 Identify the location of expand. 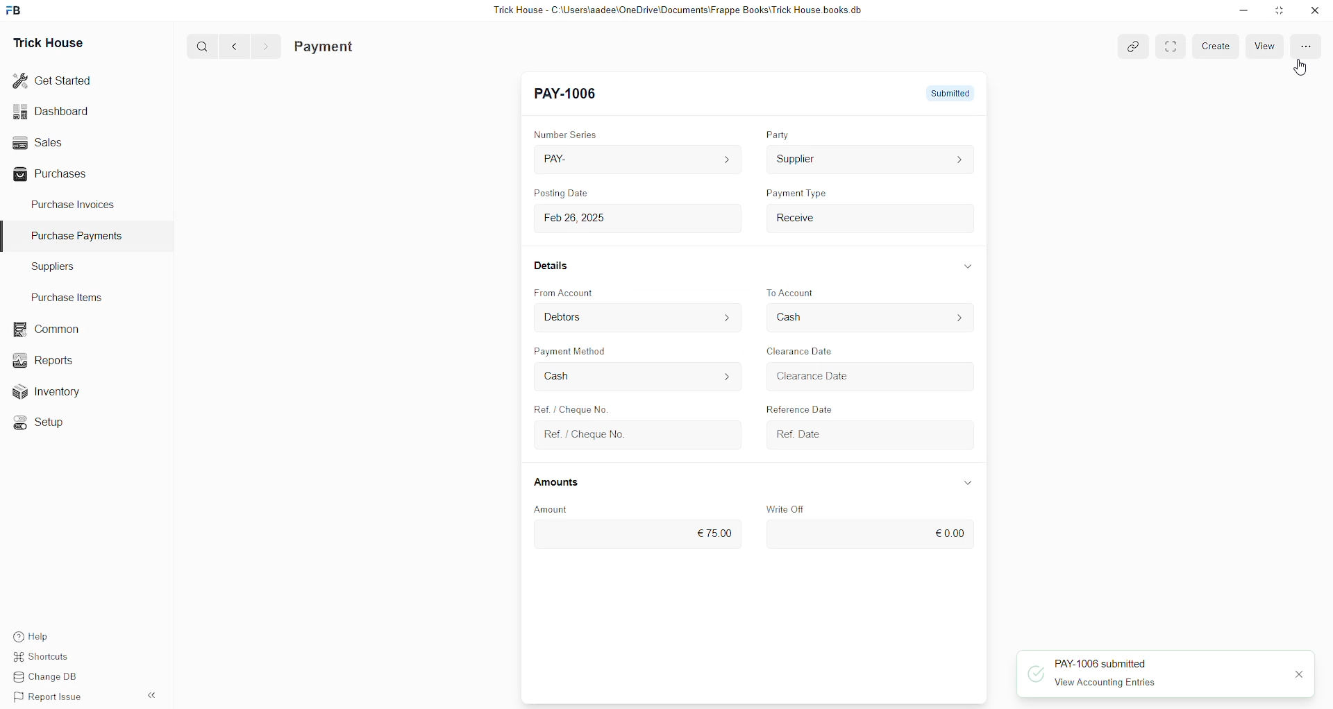
(154, 695).